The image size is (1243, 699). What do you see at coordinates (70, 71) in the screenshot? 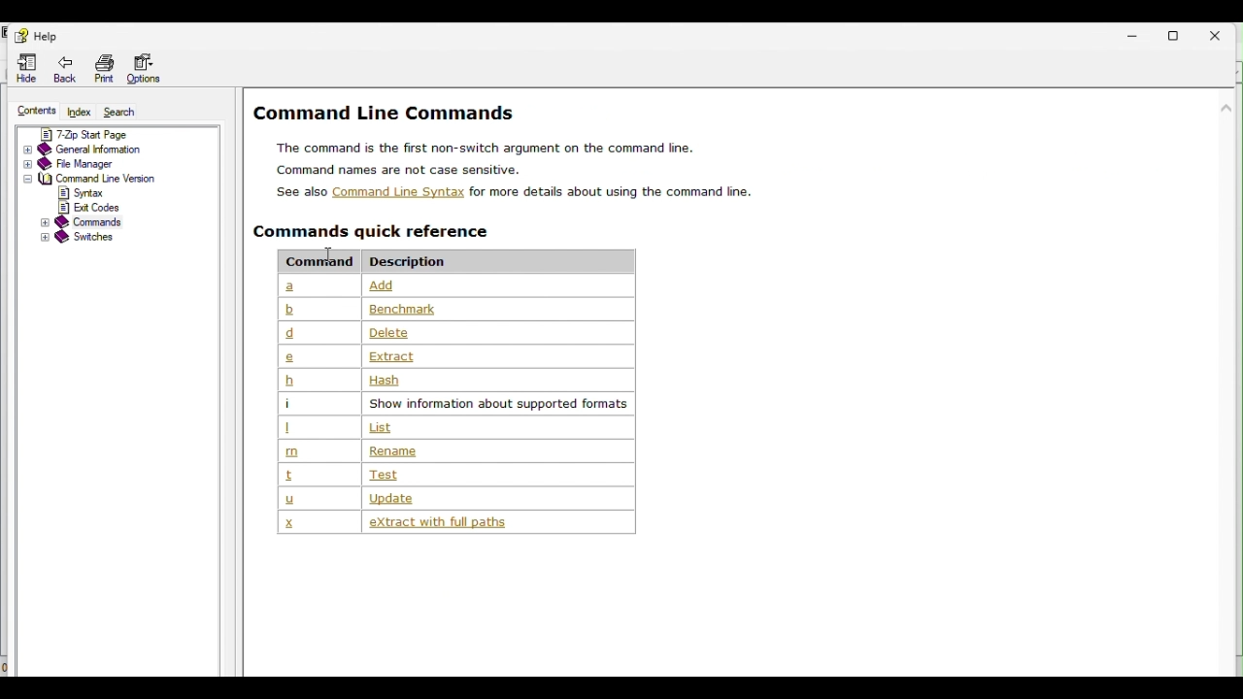
I see `back` at bounding box center [70, 71].